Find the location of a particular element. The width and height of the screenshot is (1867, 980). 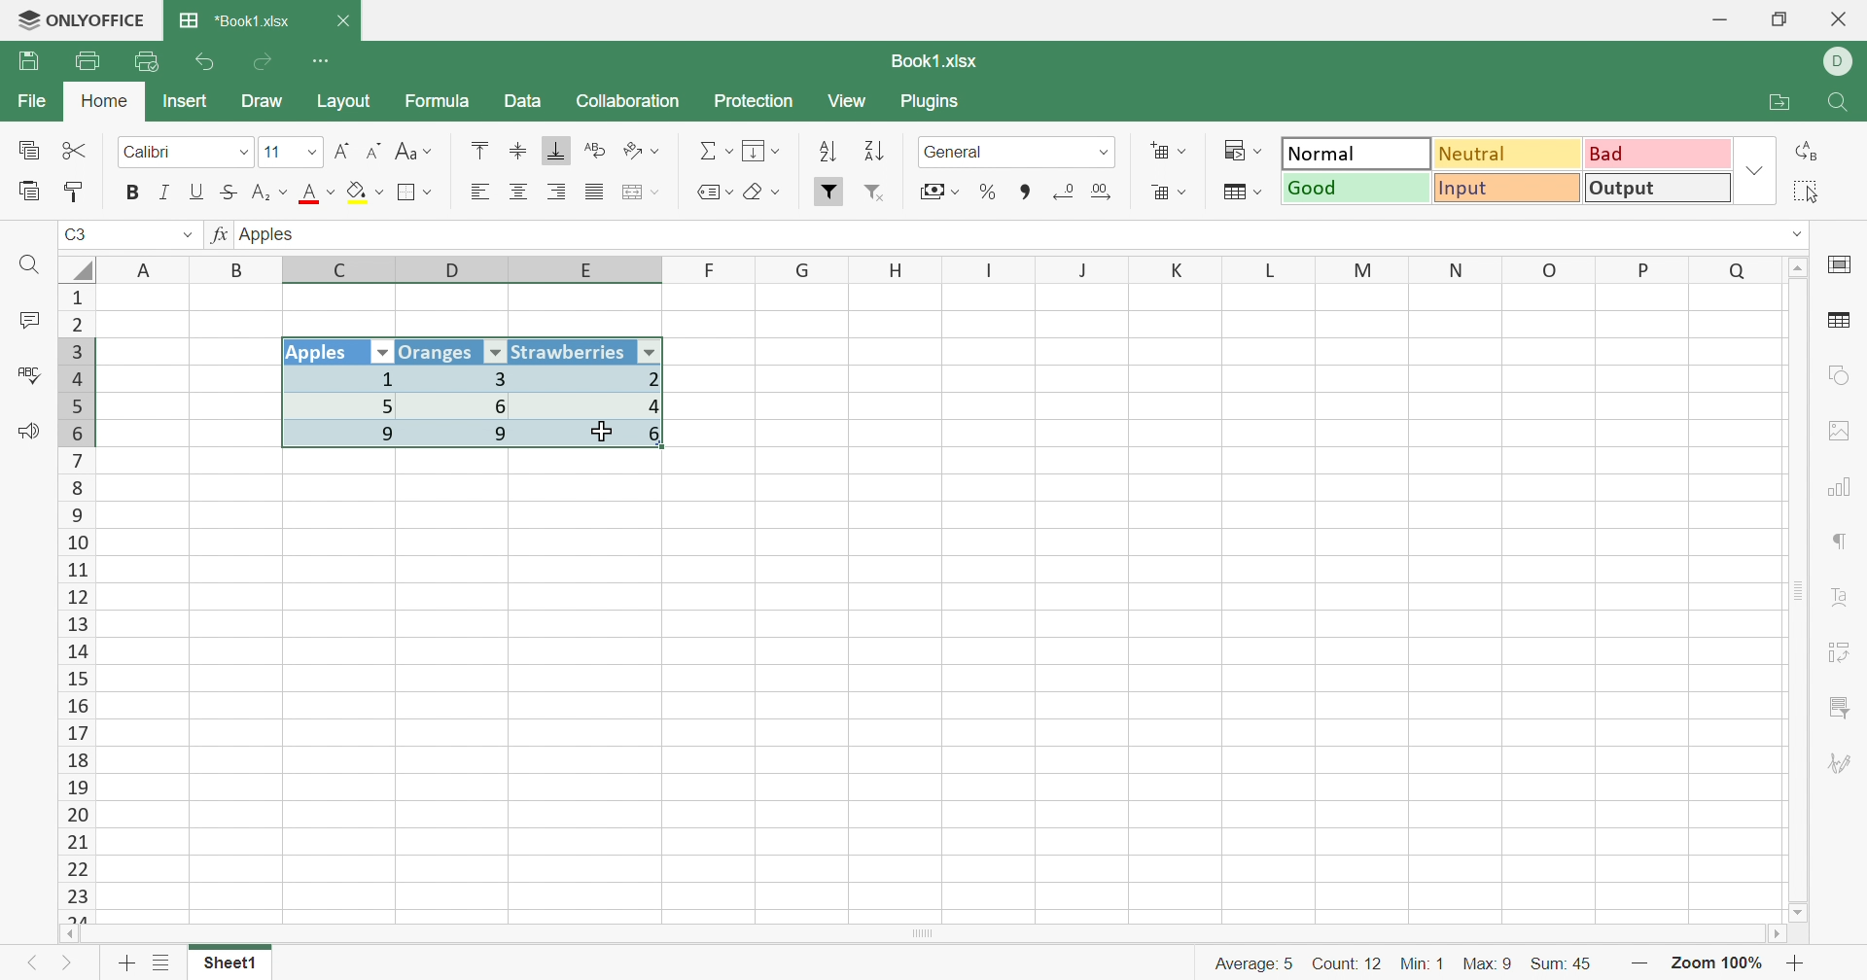

Calibri is located at coordinates (149, 153).